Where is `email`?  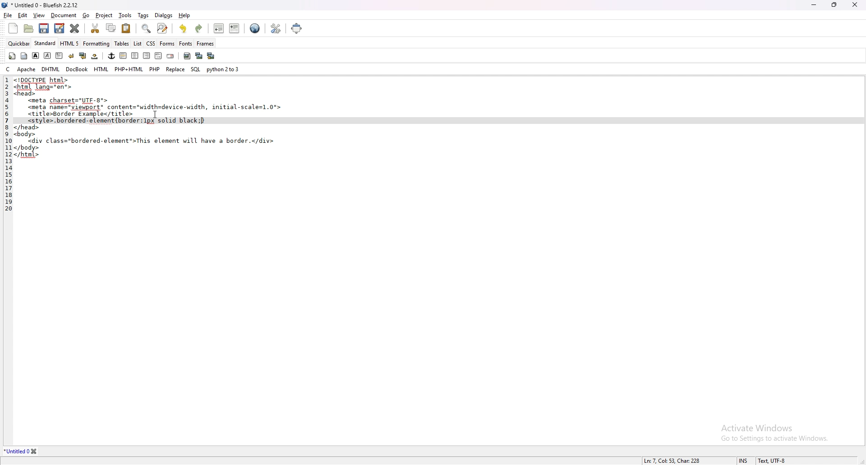
email is located at coordinates (170, 56).